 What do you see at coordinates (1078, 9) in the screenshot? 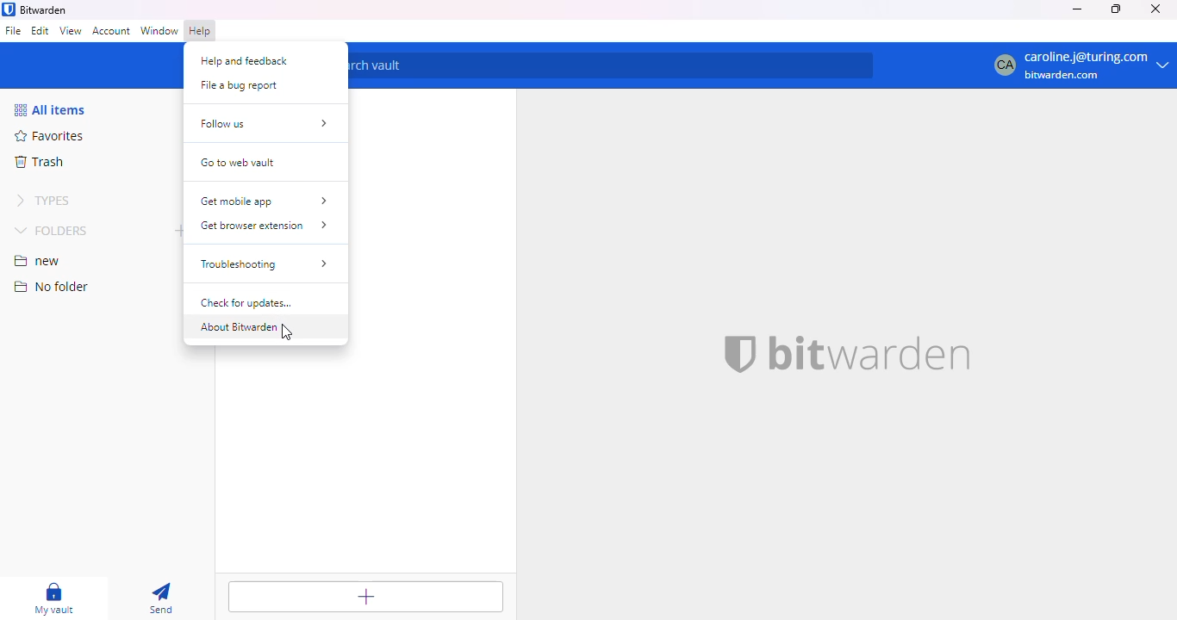
I see `minimize` at bounding box center [1078, 9].